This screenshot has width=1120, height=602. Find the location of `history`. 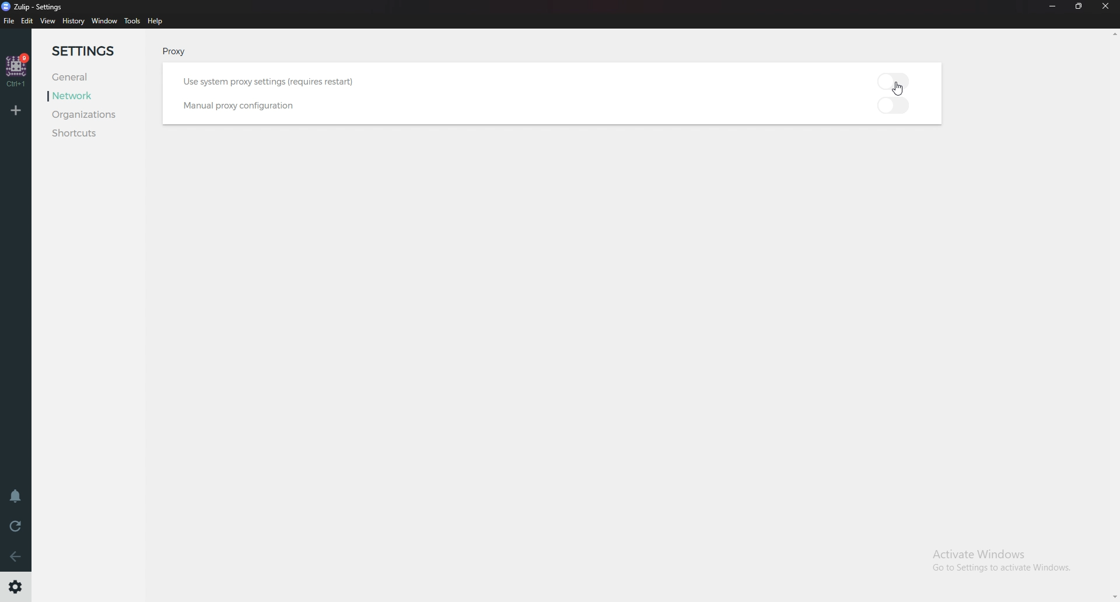

history is located at coordinates (73, 22).